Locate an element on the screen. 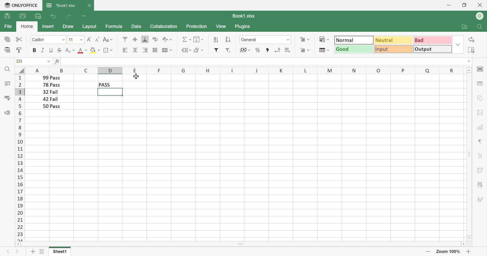 The height and width of the screenshot is (256, 487). Decrease decimal is located at coordinates (277, 50).